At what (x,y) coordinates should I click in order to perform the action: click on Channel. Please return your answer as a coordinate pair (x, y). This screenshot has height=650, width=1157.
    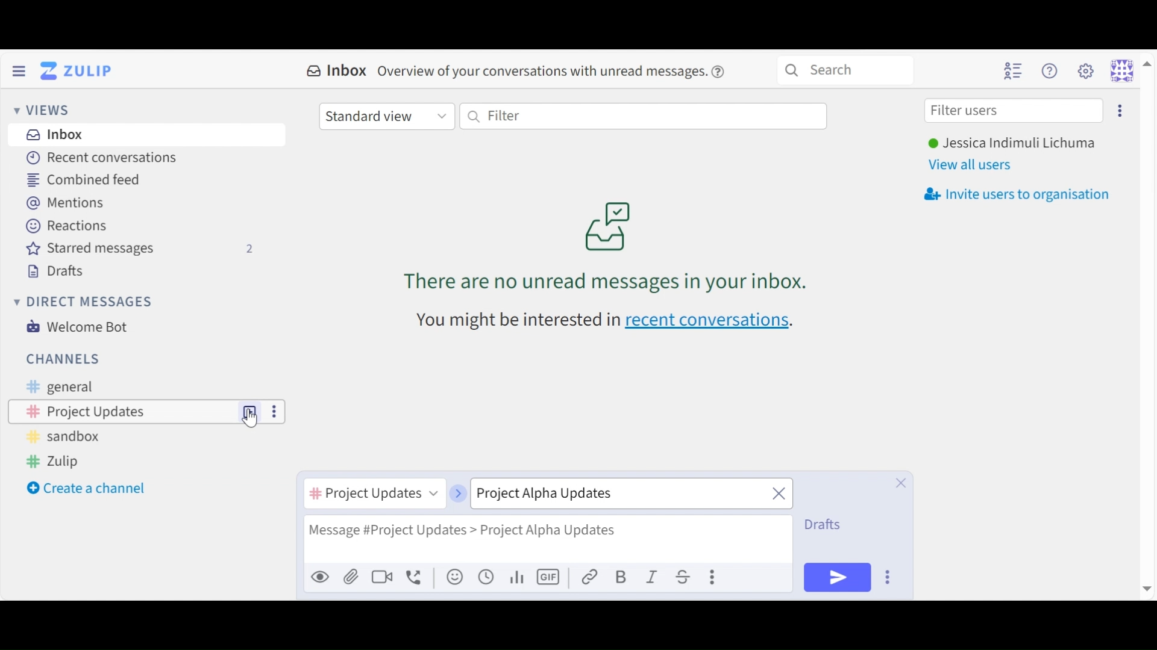
    Looking at the image, I should click on (63, 358).